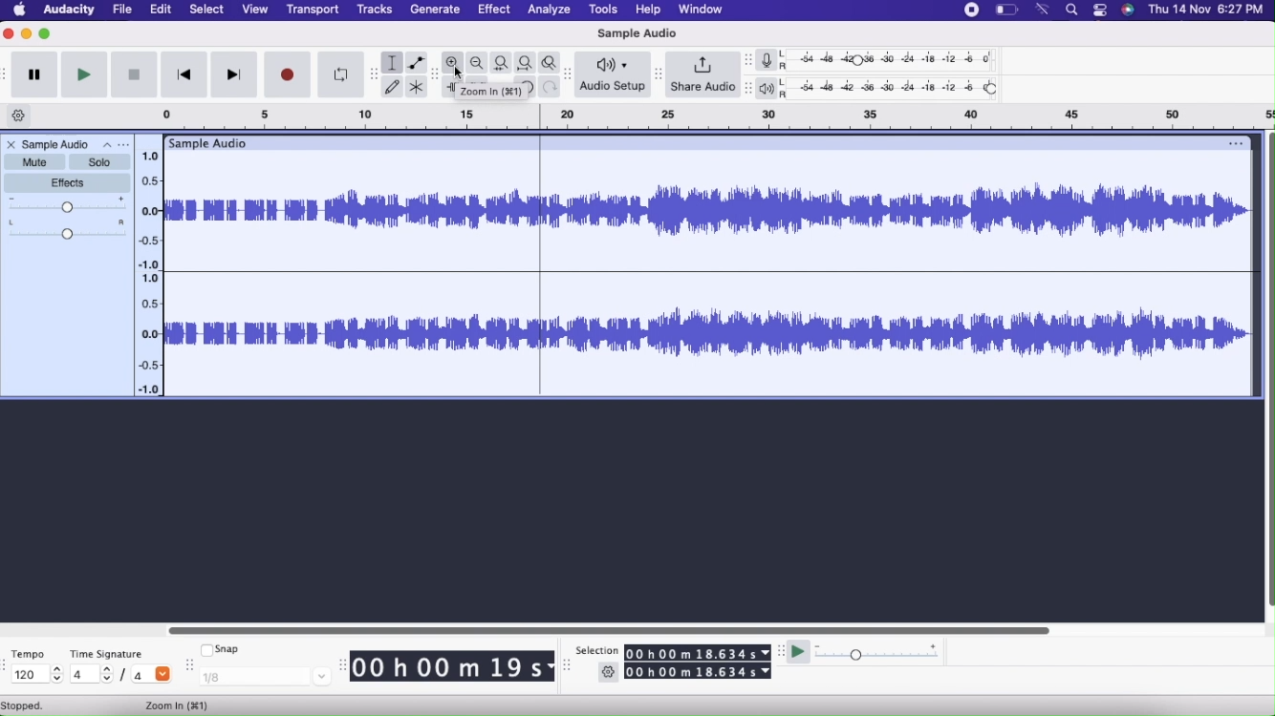 Image resolution: width=1275 pixels, height=716 pixels. What do you see at coordinates (501, 62) in the screenshot?
I see `Fit selection to width` at bounding box center [501, 62].